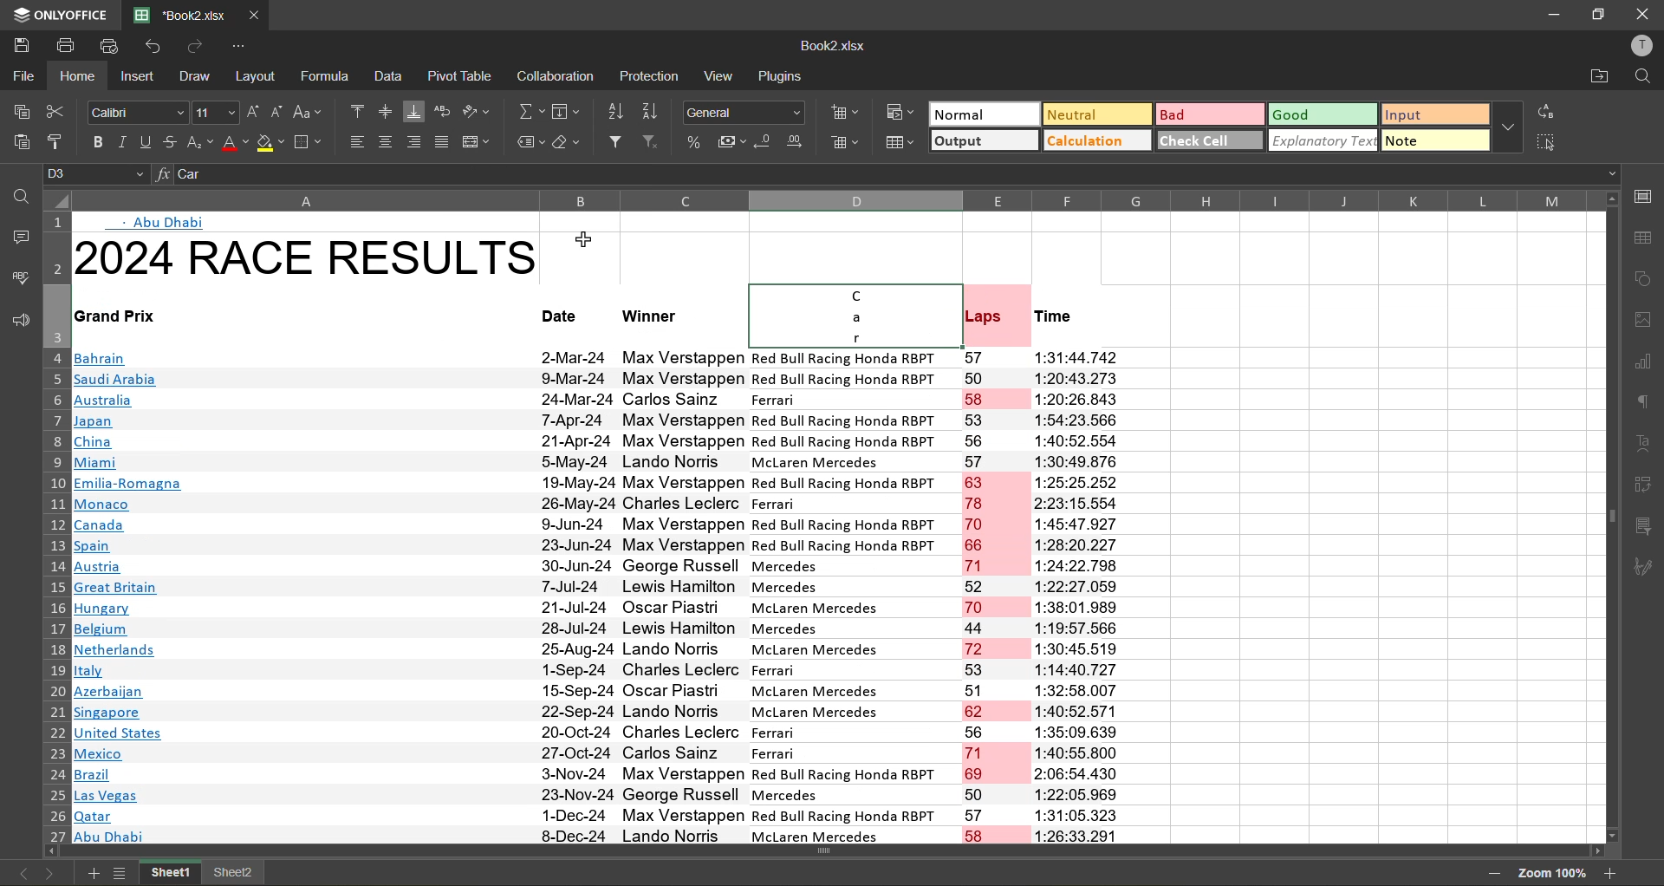 The width and height of the screenshot is (1664, 886). I want to click on previous, so click(19, 872).